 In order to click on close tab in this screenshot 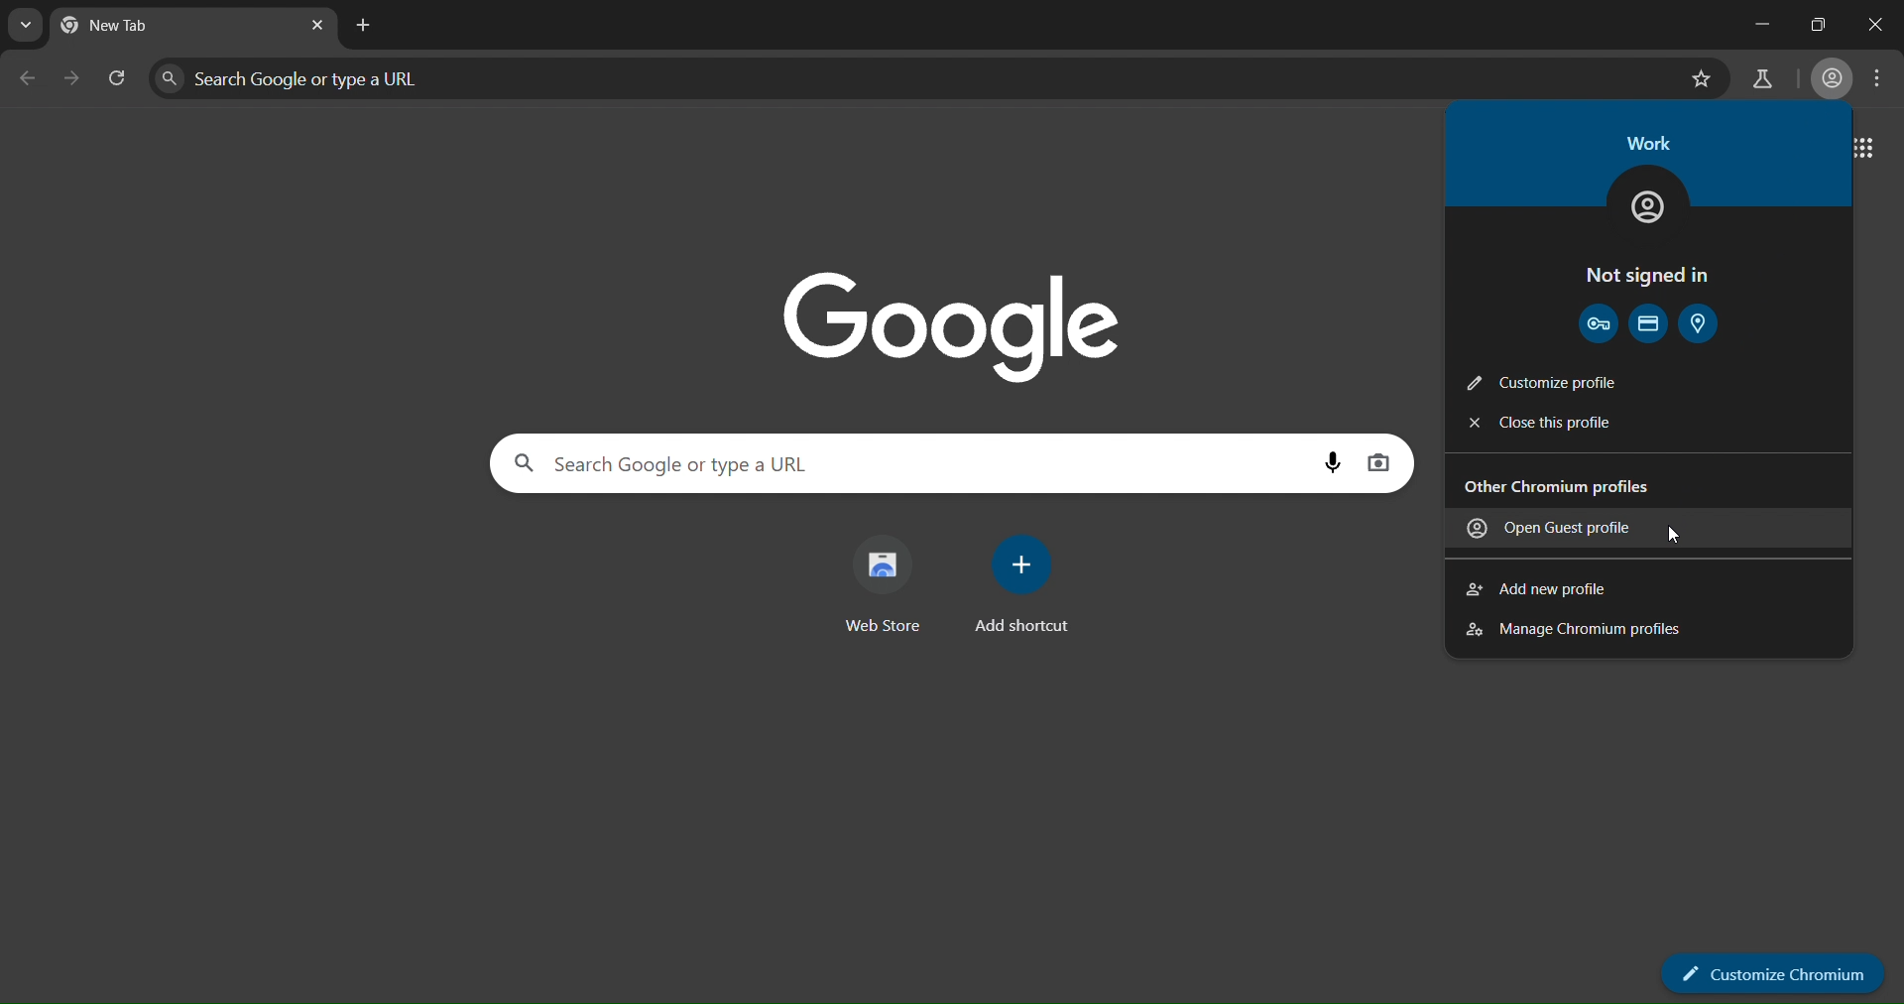, I will do `click(314, 26)`.